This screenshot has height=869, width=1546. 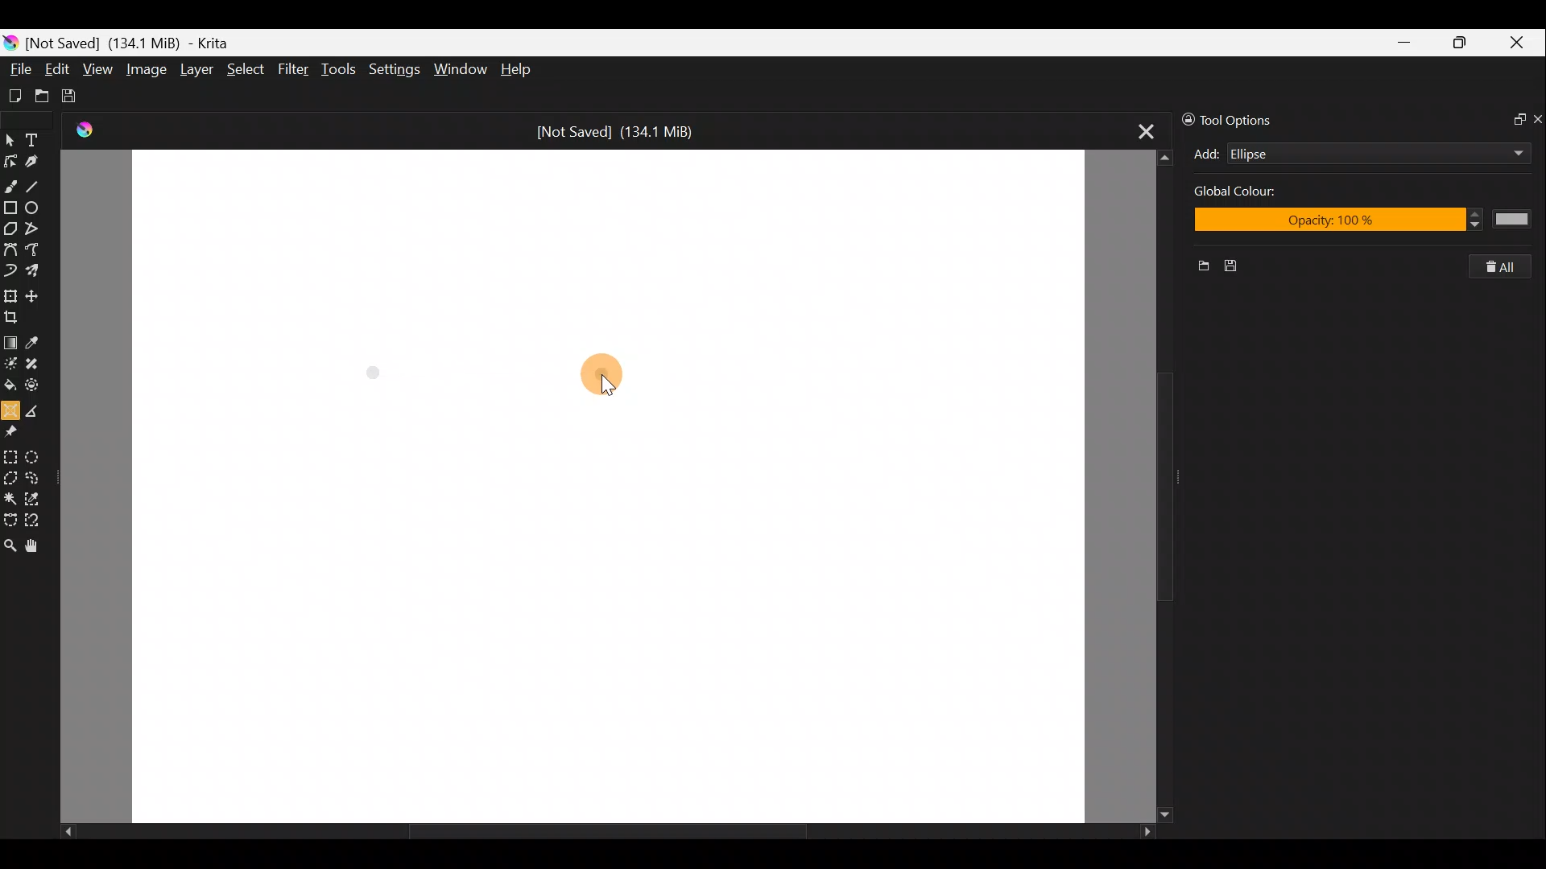 What do you see at coordinates (10, 341) in the screenshot?
I see `Draw a gradient` at bounding box center [10, 341].